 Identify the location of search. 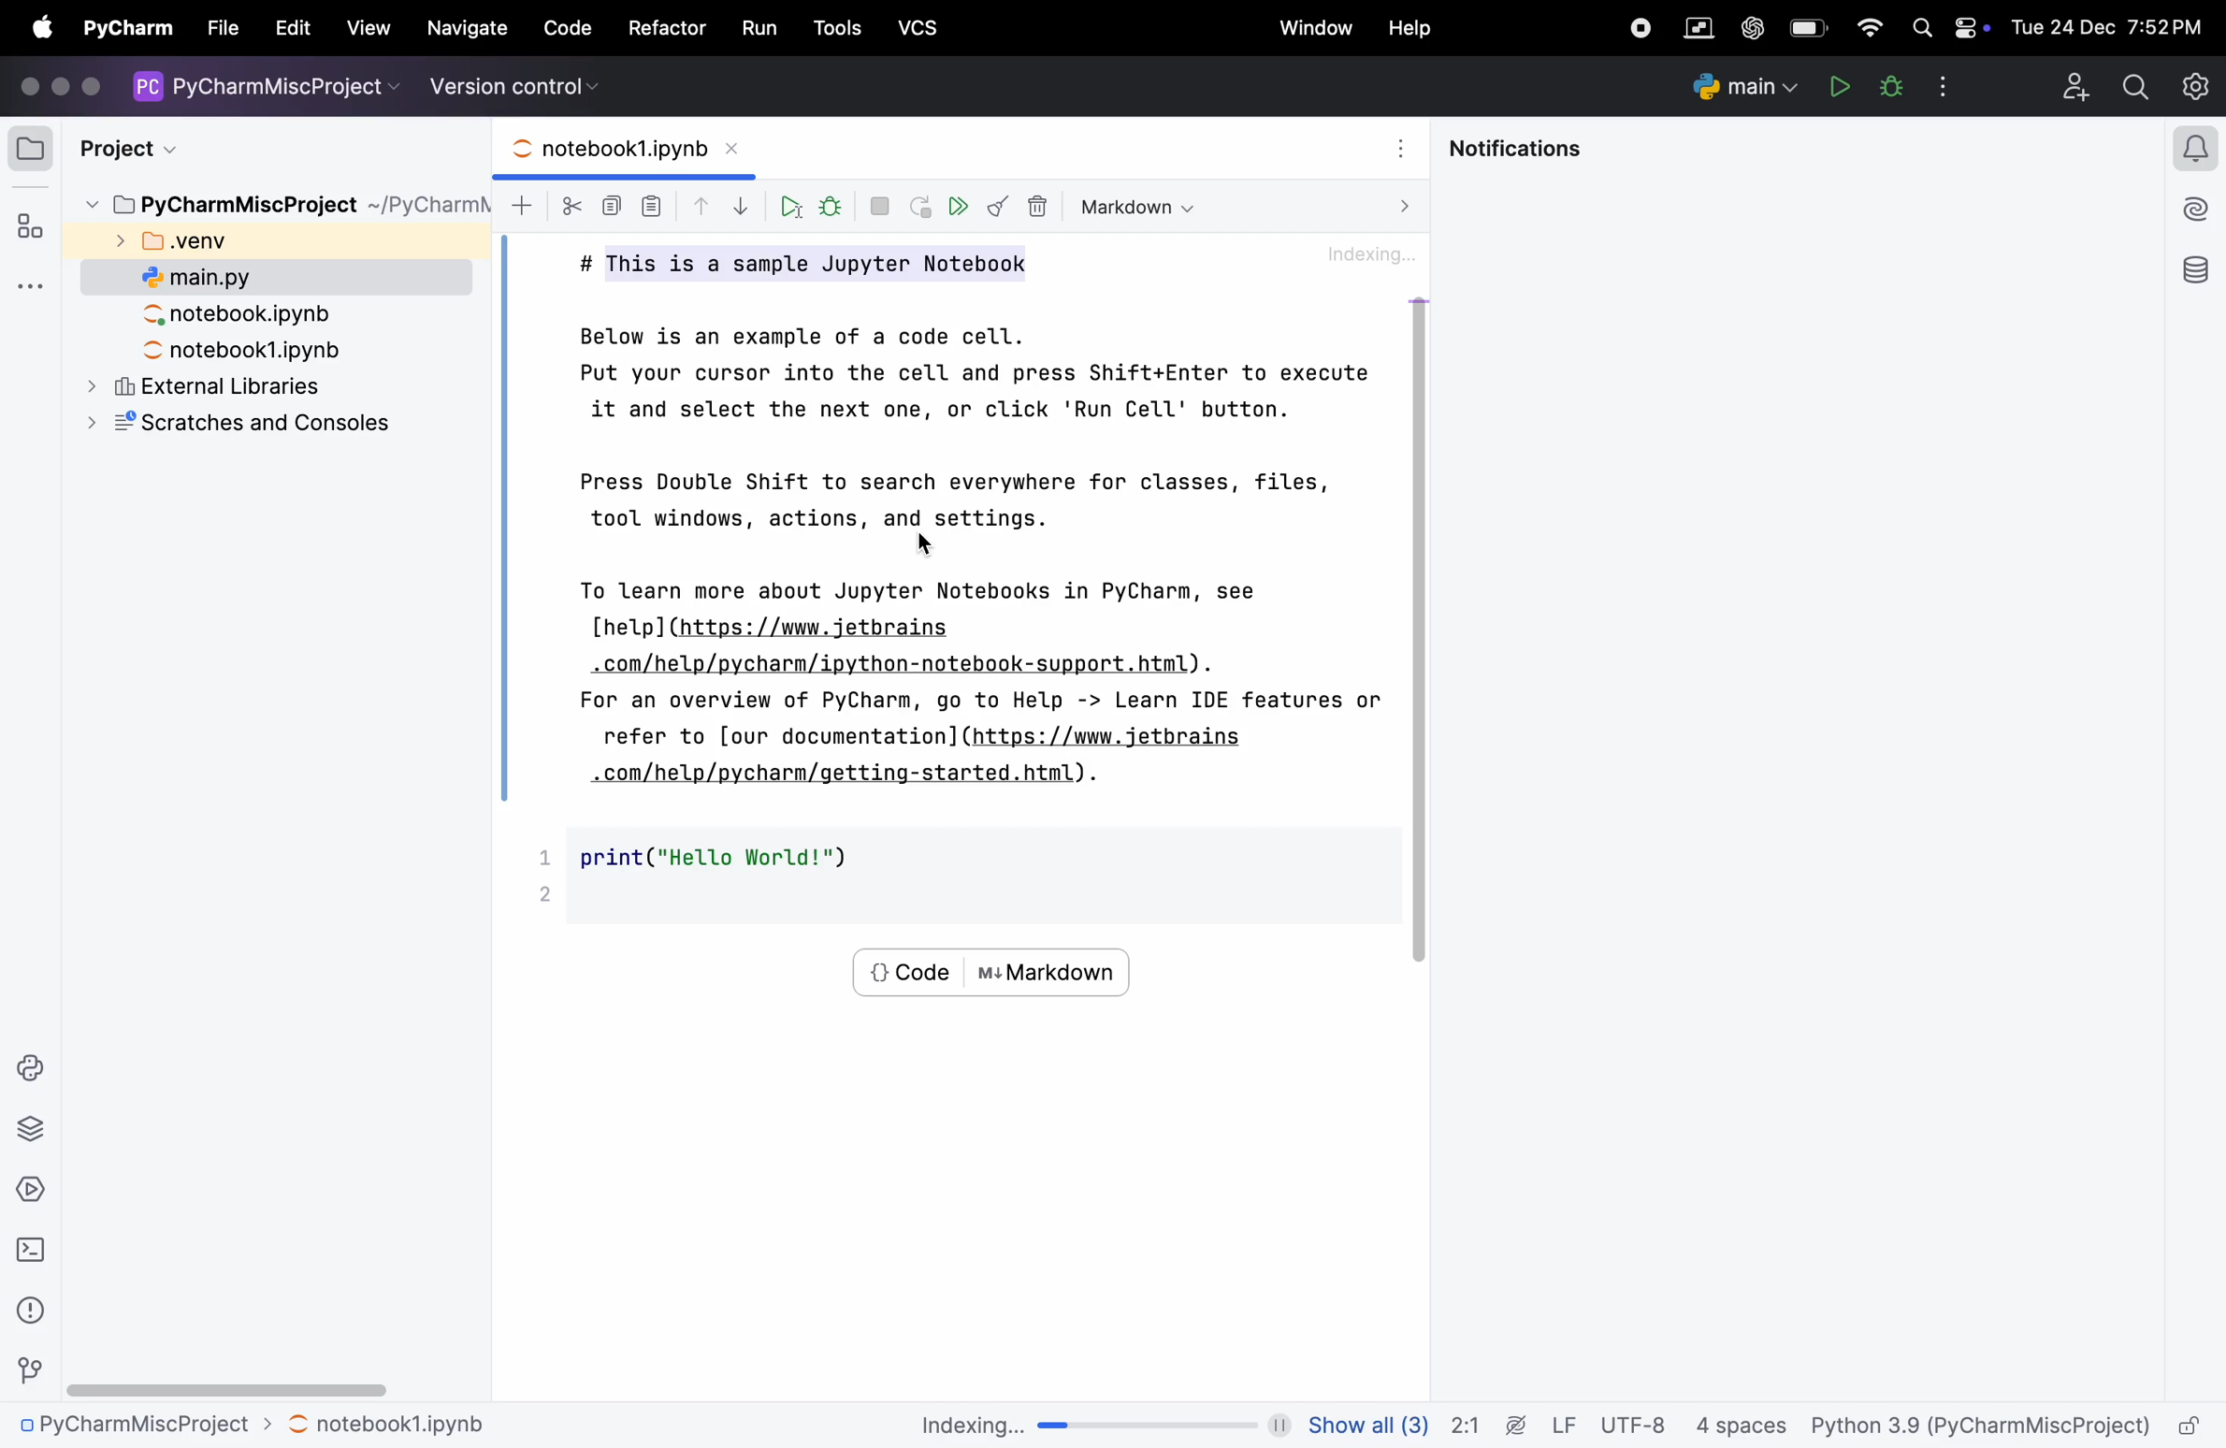
(2137, 86).